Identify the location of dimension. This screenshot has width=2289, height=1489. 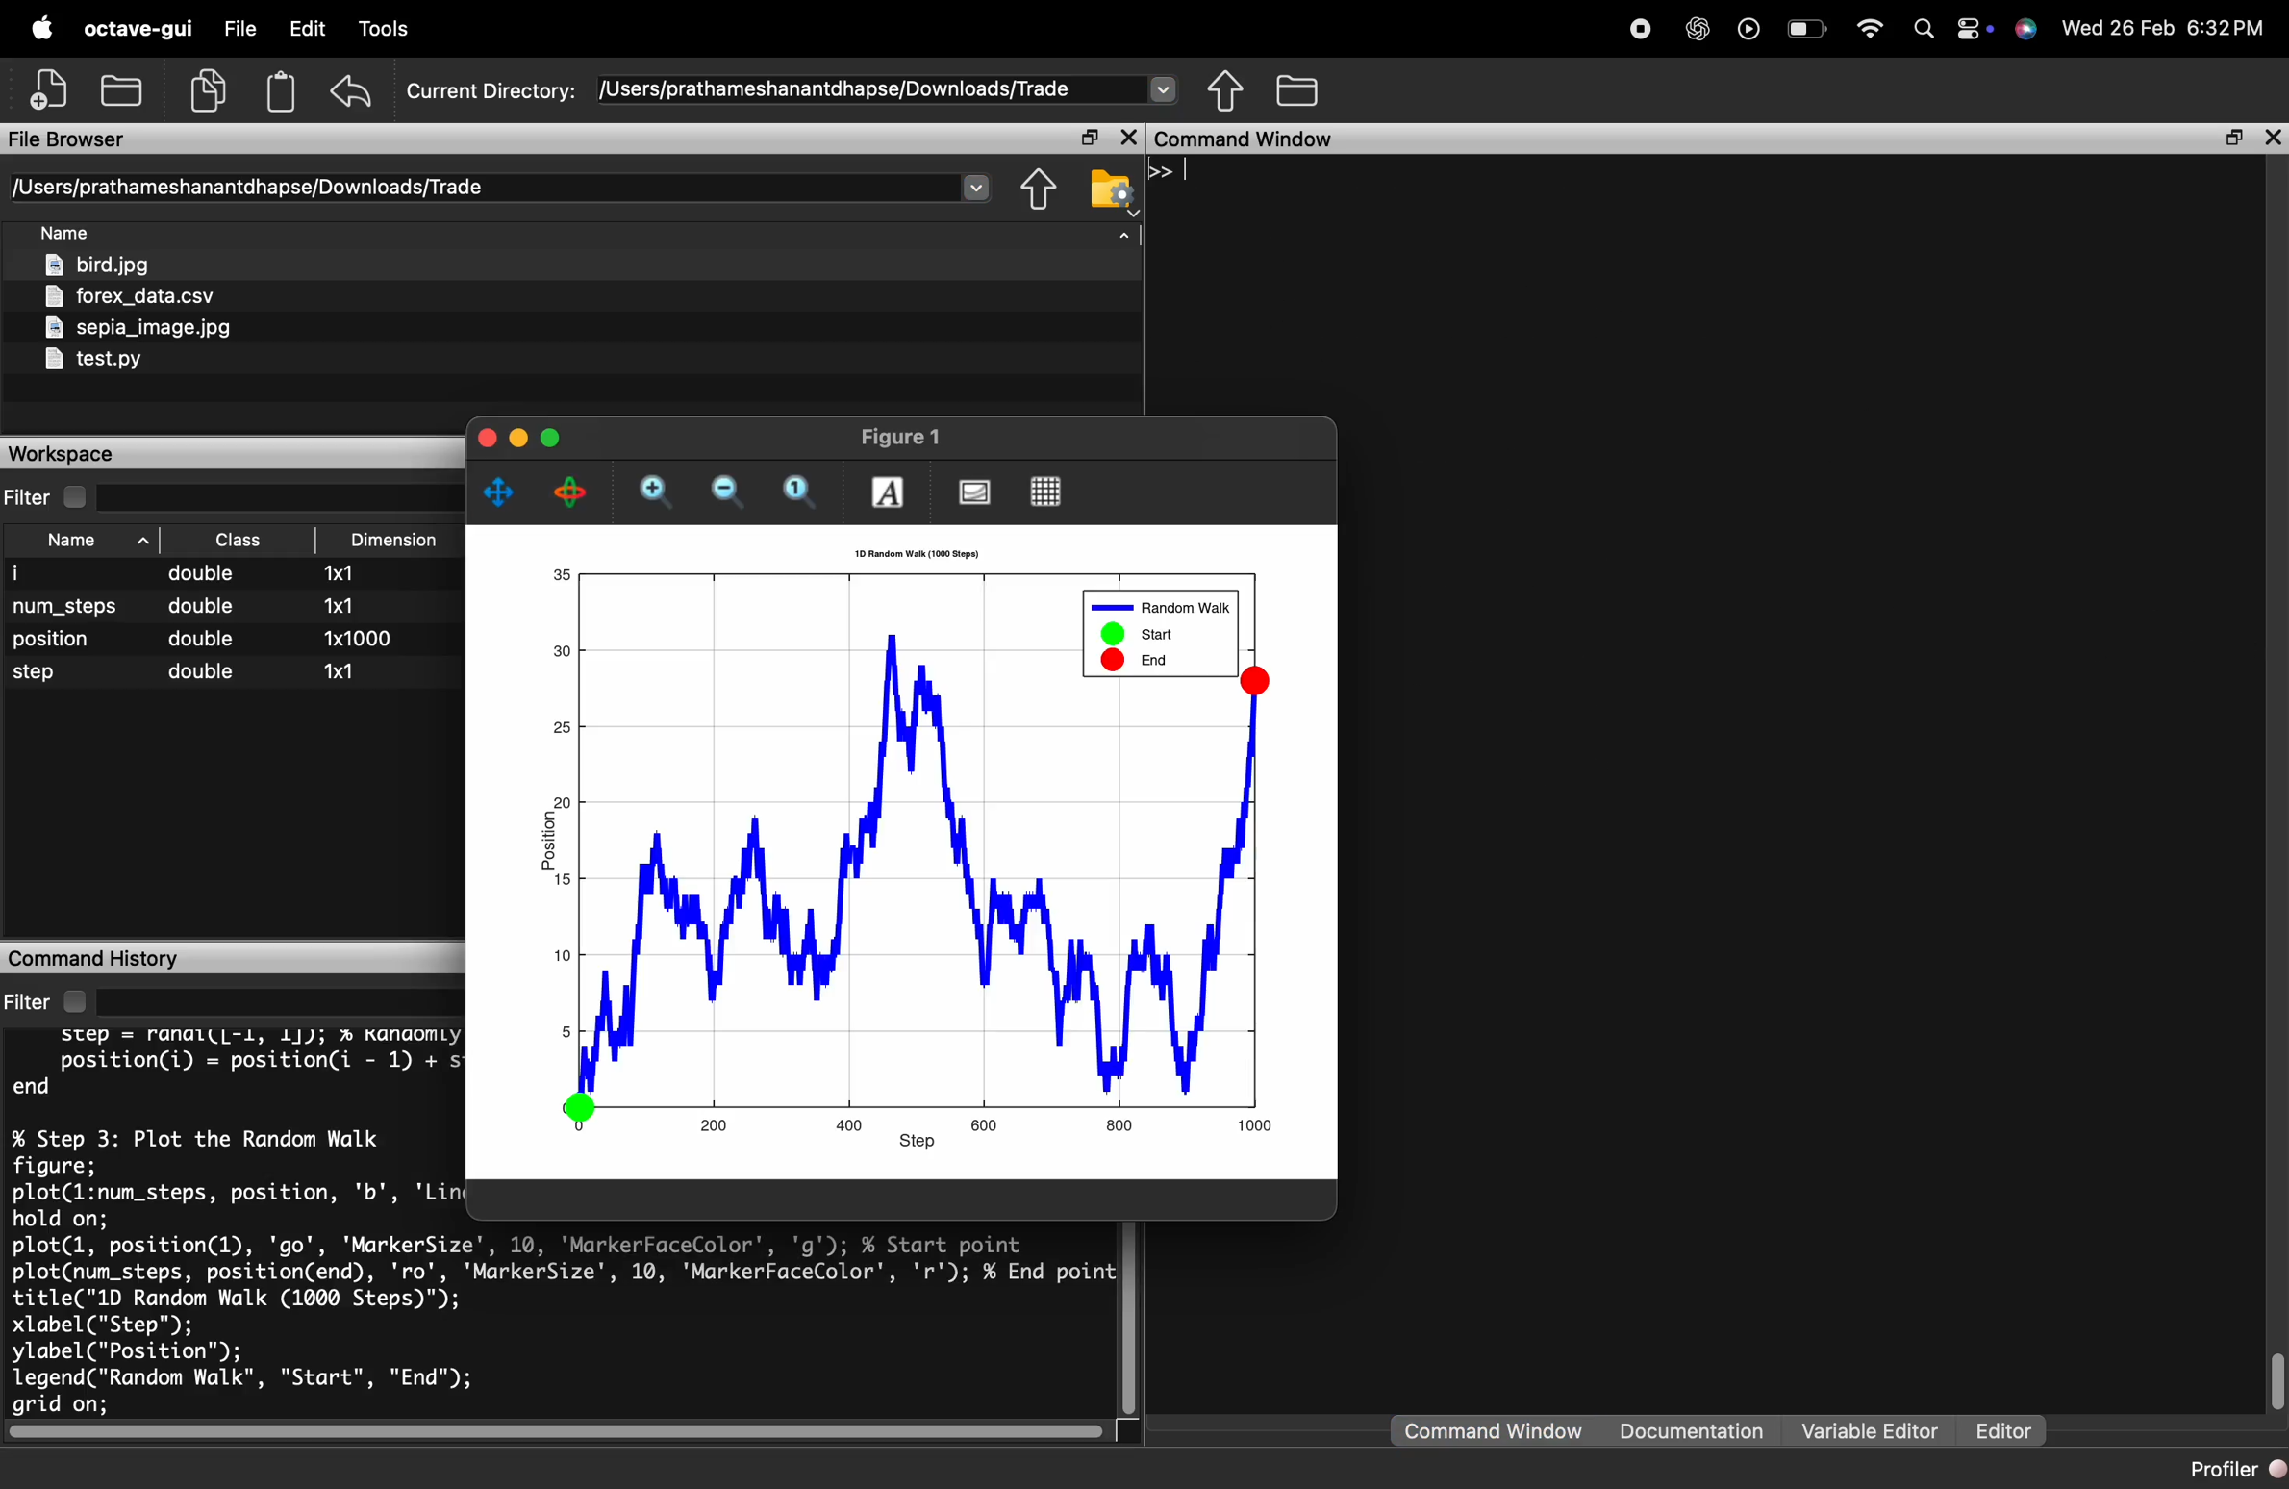
(400, 542).